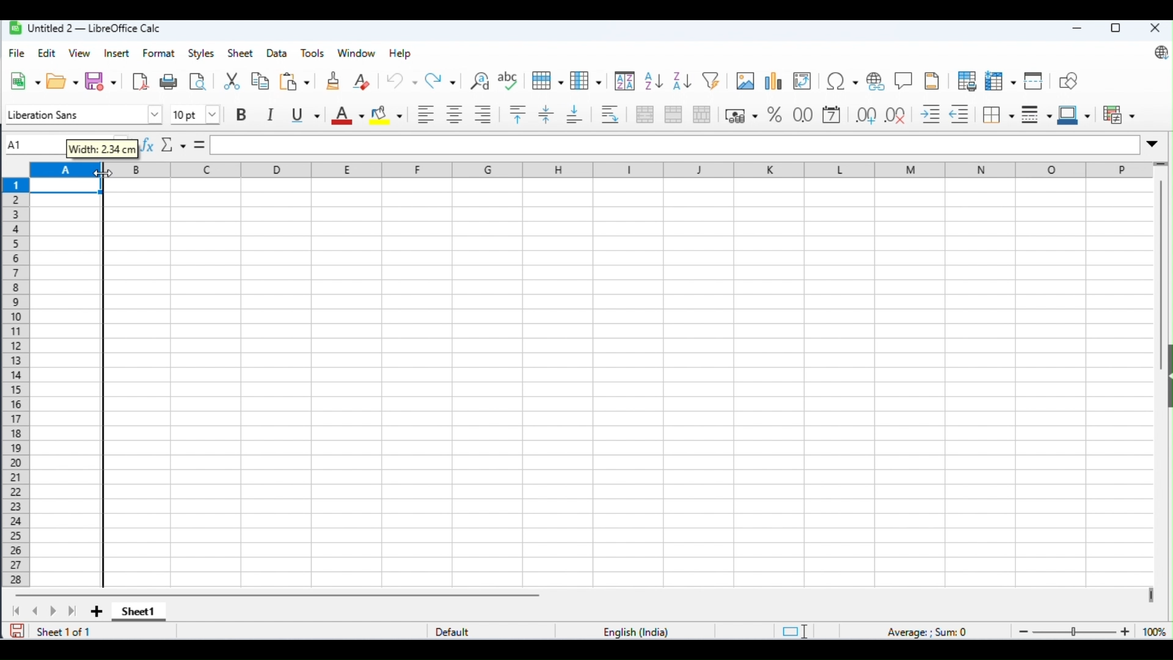 The width and height of the screenshot is (1173, 660). I want to click on sort ascending, so click(652, 81).